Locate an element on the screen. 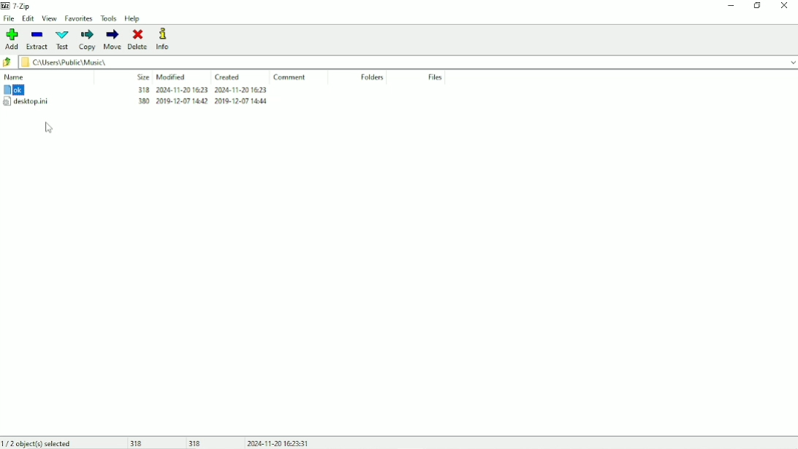 The image size is (798, 449). Files is located at coordinates (436, 78).